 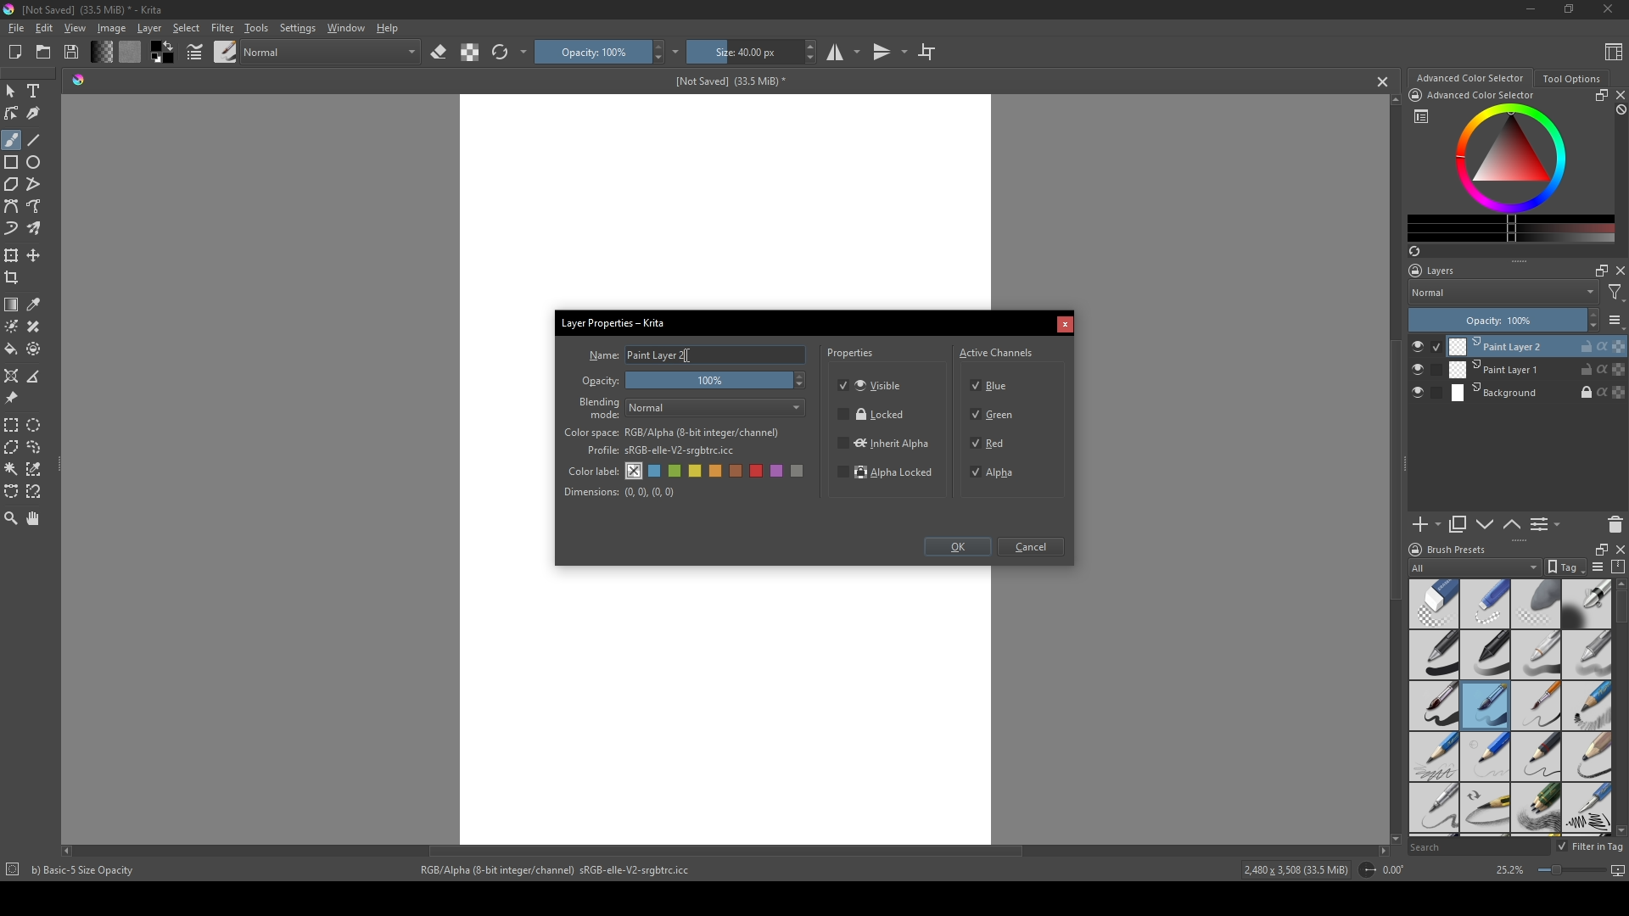 What do you see at coordinates (34, 255) in the screenshot?
I see `move layer` at bounding box center [34, 255].